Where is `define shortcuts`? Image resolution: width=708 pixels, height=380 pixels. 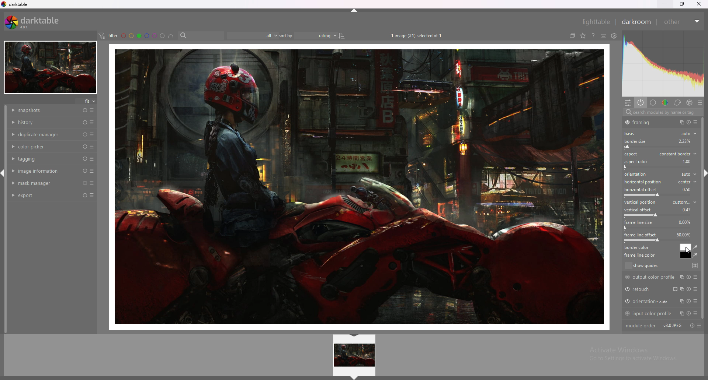 define shortcuts is located at coordinates (603, 36).